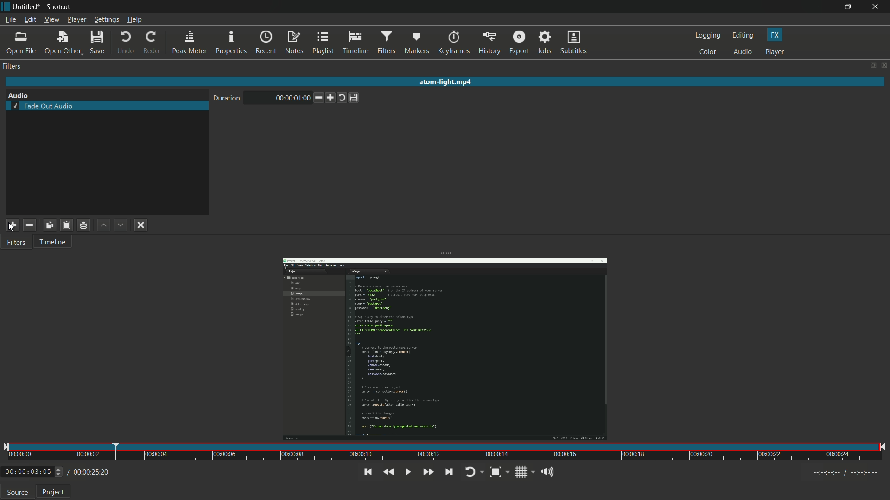 The image size is (890, 500). What do you see at coordinates (266, 43) in the screenshot?
I see `recent` at bounding box center [266, 43].